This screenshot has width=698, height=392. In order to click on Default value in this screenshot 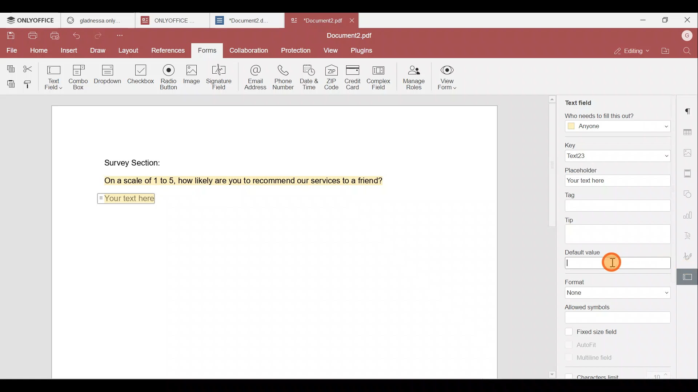, I will do `click(617, 259)`.